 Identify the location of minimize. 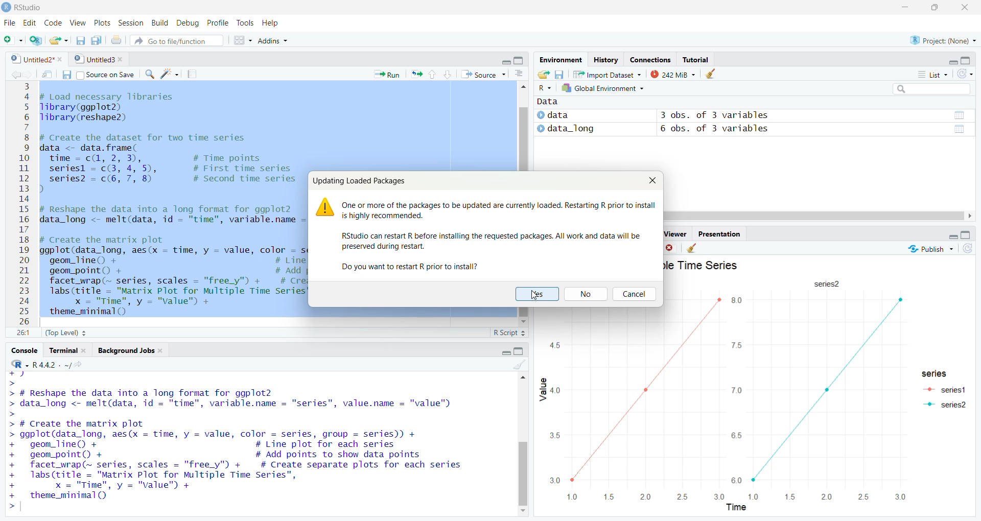
(952, 236).